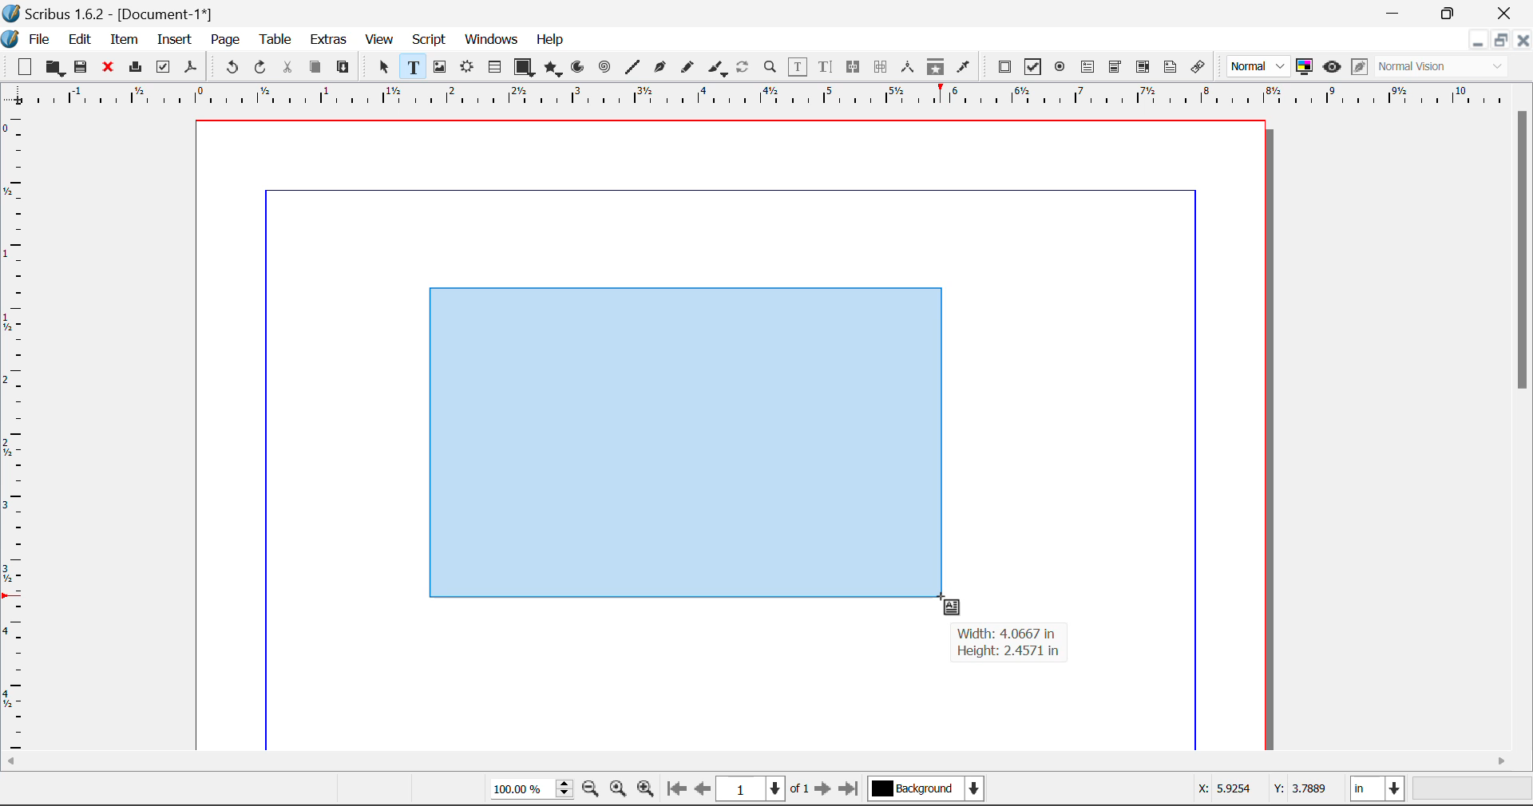  What do you see at coordinates (826, 792) in the screenshot?
I see `Next Page` at bounding box center [826, 792].